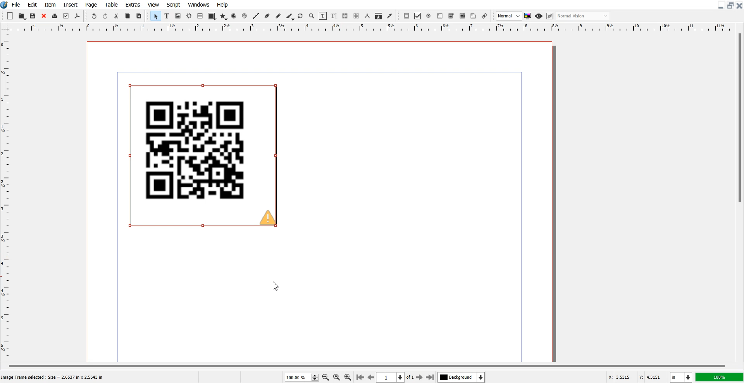 The width and height of the screenshot is (744, 383). What do you see at coordinates (111, 4) in the screenshot?
I see `Table` at bounding box center [111, 4].